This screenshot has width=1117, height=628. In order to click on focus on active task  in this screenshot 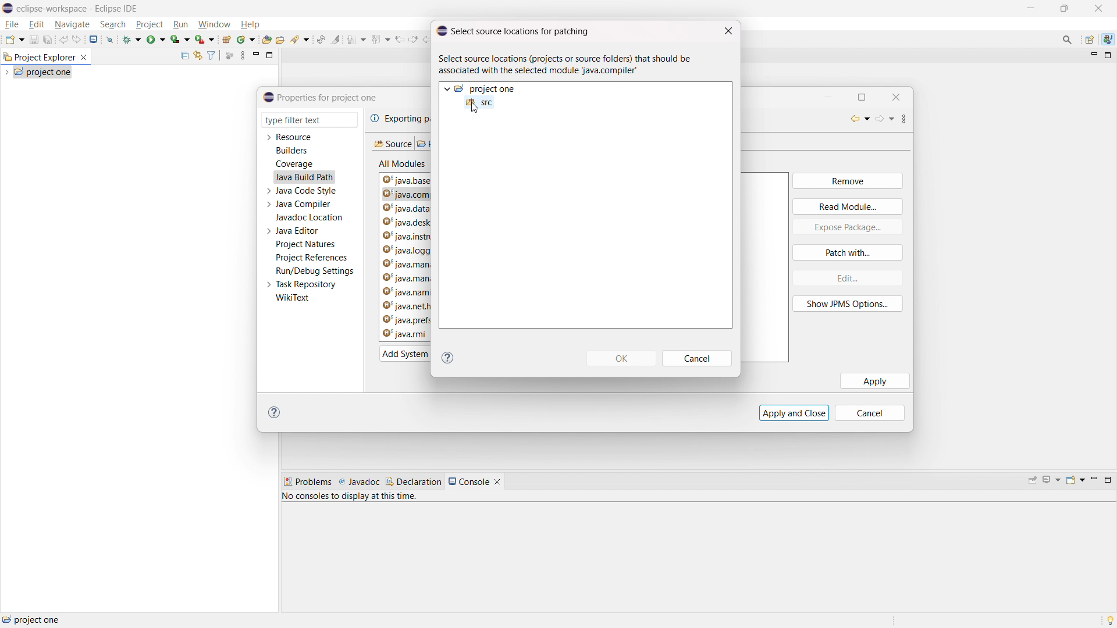, I will do `click(230, 56)`.